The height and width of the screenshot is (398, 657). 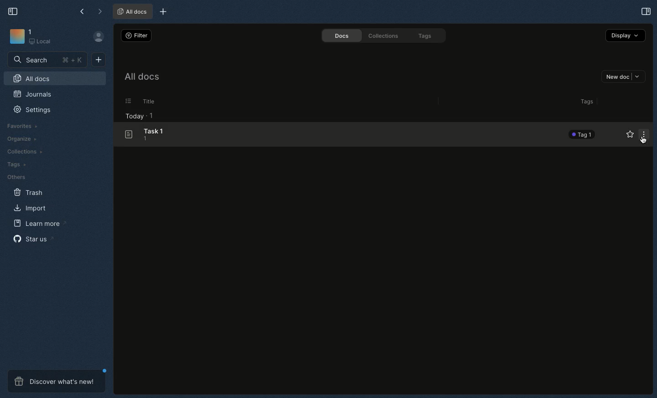 I want to click on Trash, so click(x=26, y=192).